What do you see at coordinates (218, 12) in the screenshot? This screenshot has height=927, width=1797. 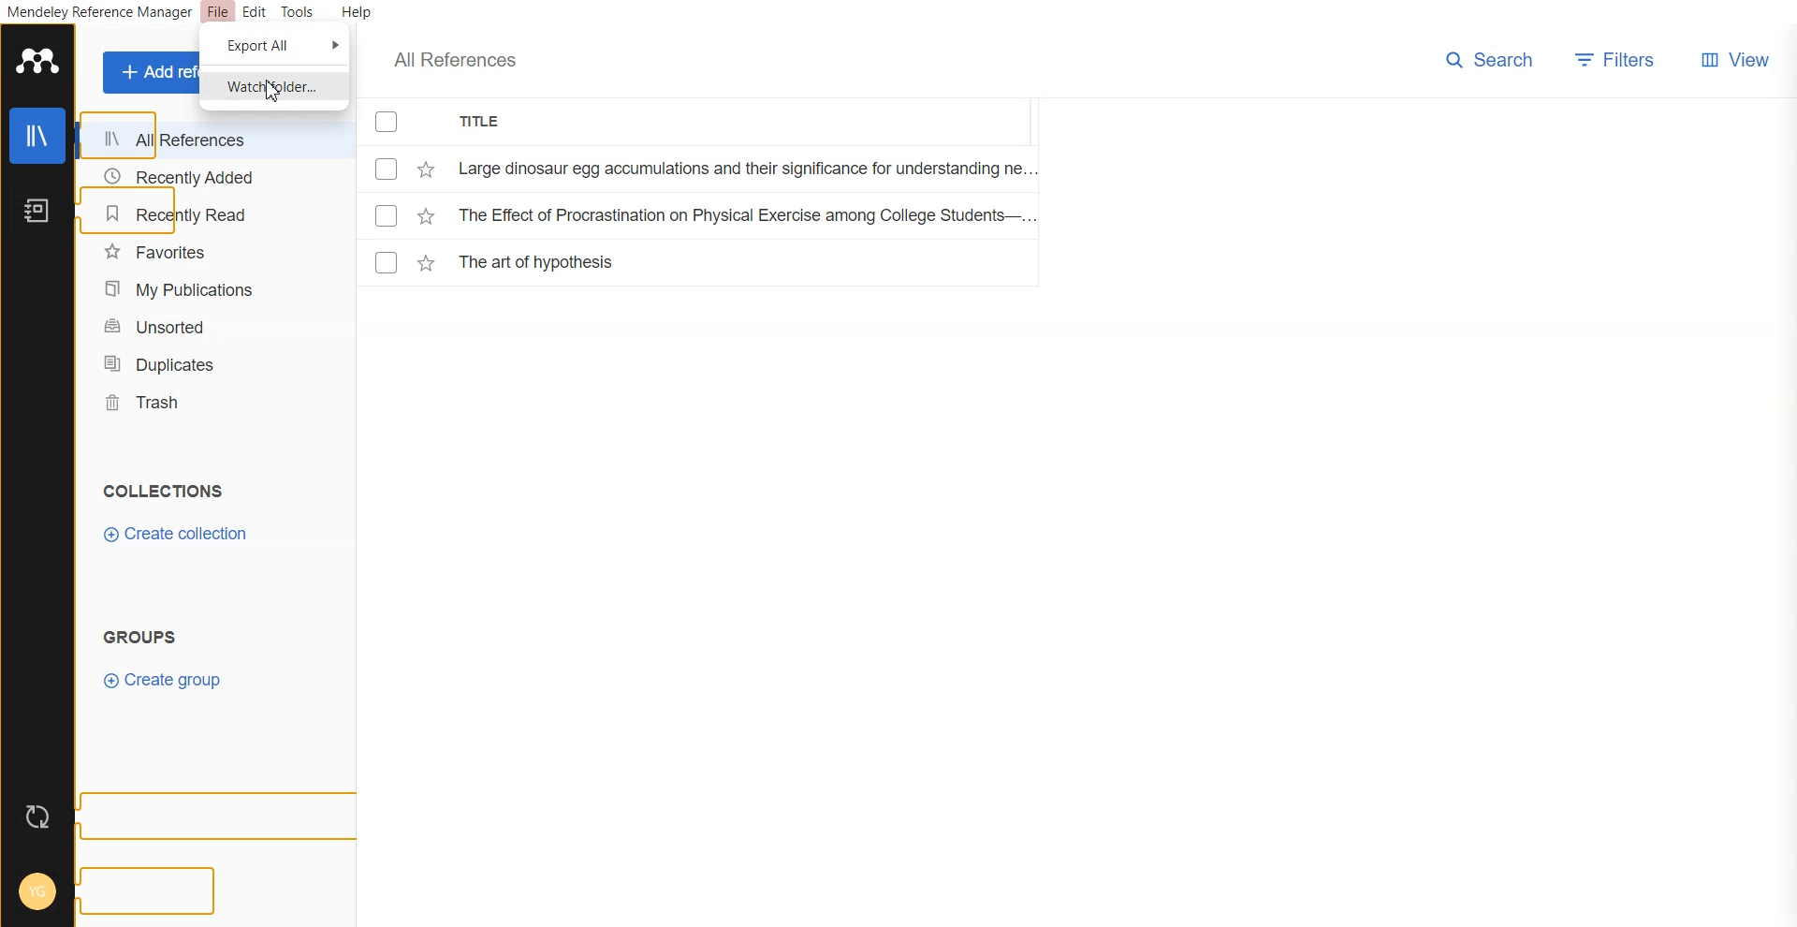 I see `File` at bounding box center [218, 12].